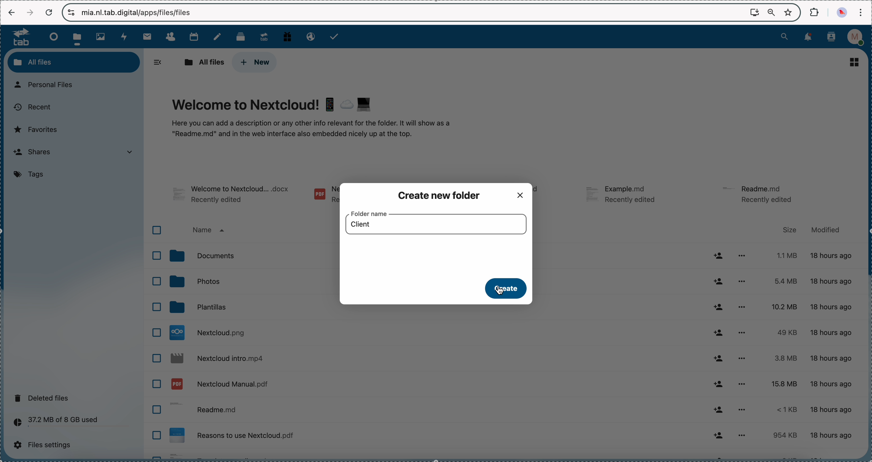 The height and width of the screenshot is (462, 872). I want to click on url, so click(142, 12).